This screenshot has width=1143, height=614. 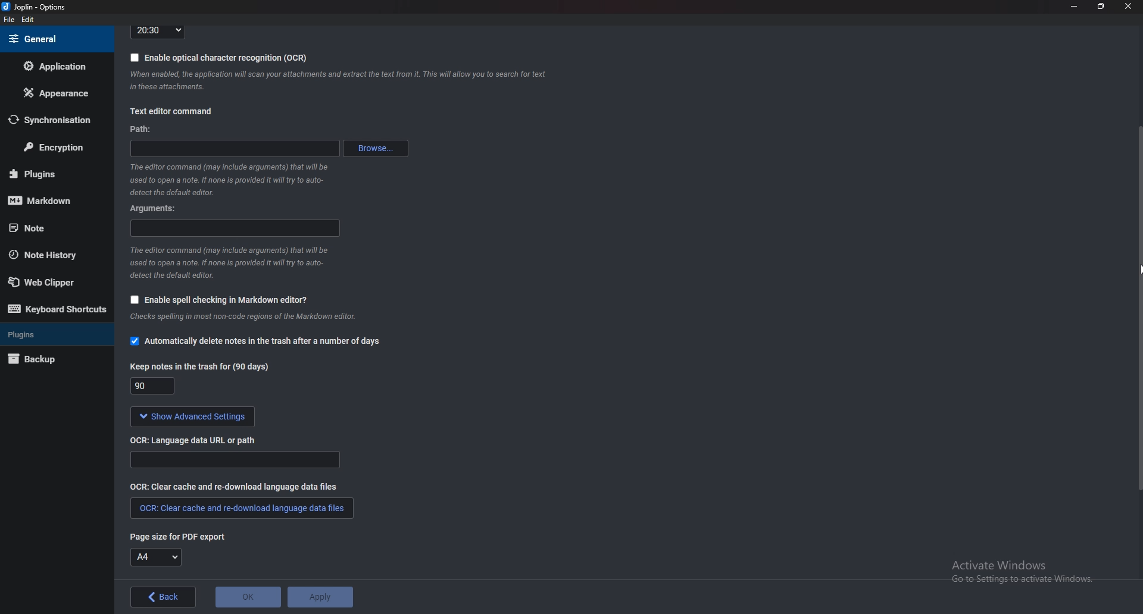 What do you see at coordinates (229, 262) in the screenshot?
I see `Info on editor command` at bounding box center [229, 262].